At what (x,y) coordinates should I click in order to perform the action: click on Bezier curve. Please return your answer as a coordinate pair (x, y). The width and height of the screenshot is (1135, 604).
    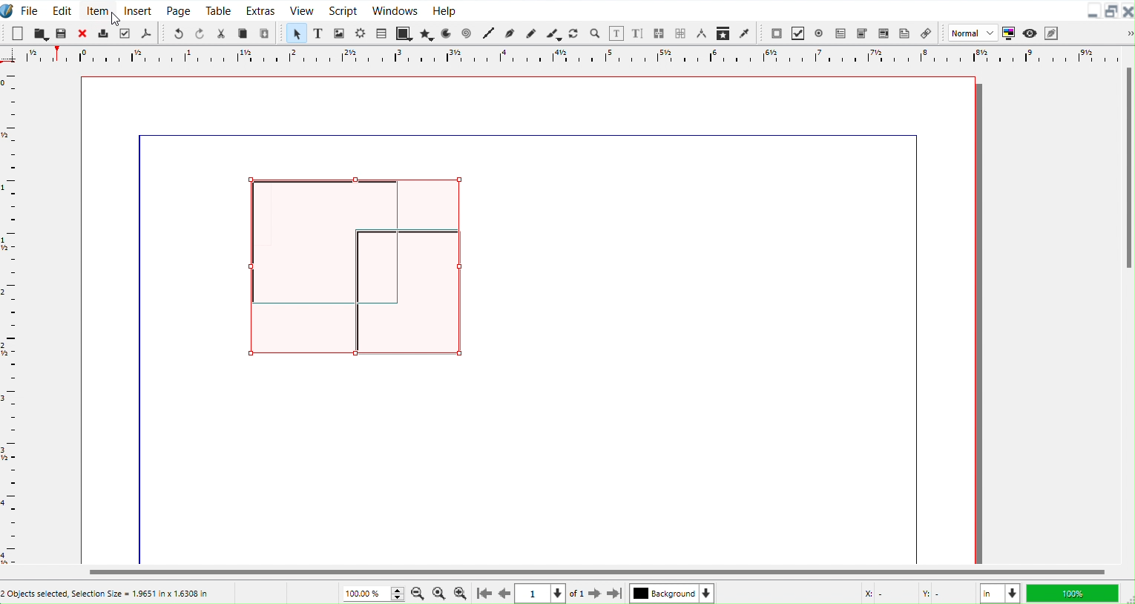
    Looking at the image, I should click on (510, 34).